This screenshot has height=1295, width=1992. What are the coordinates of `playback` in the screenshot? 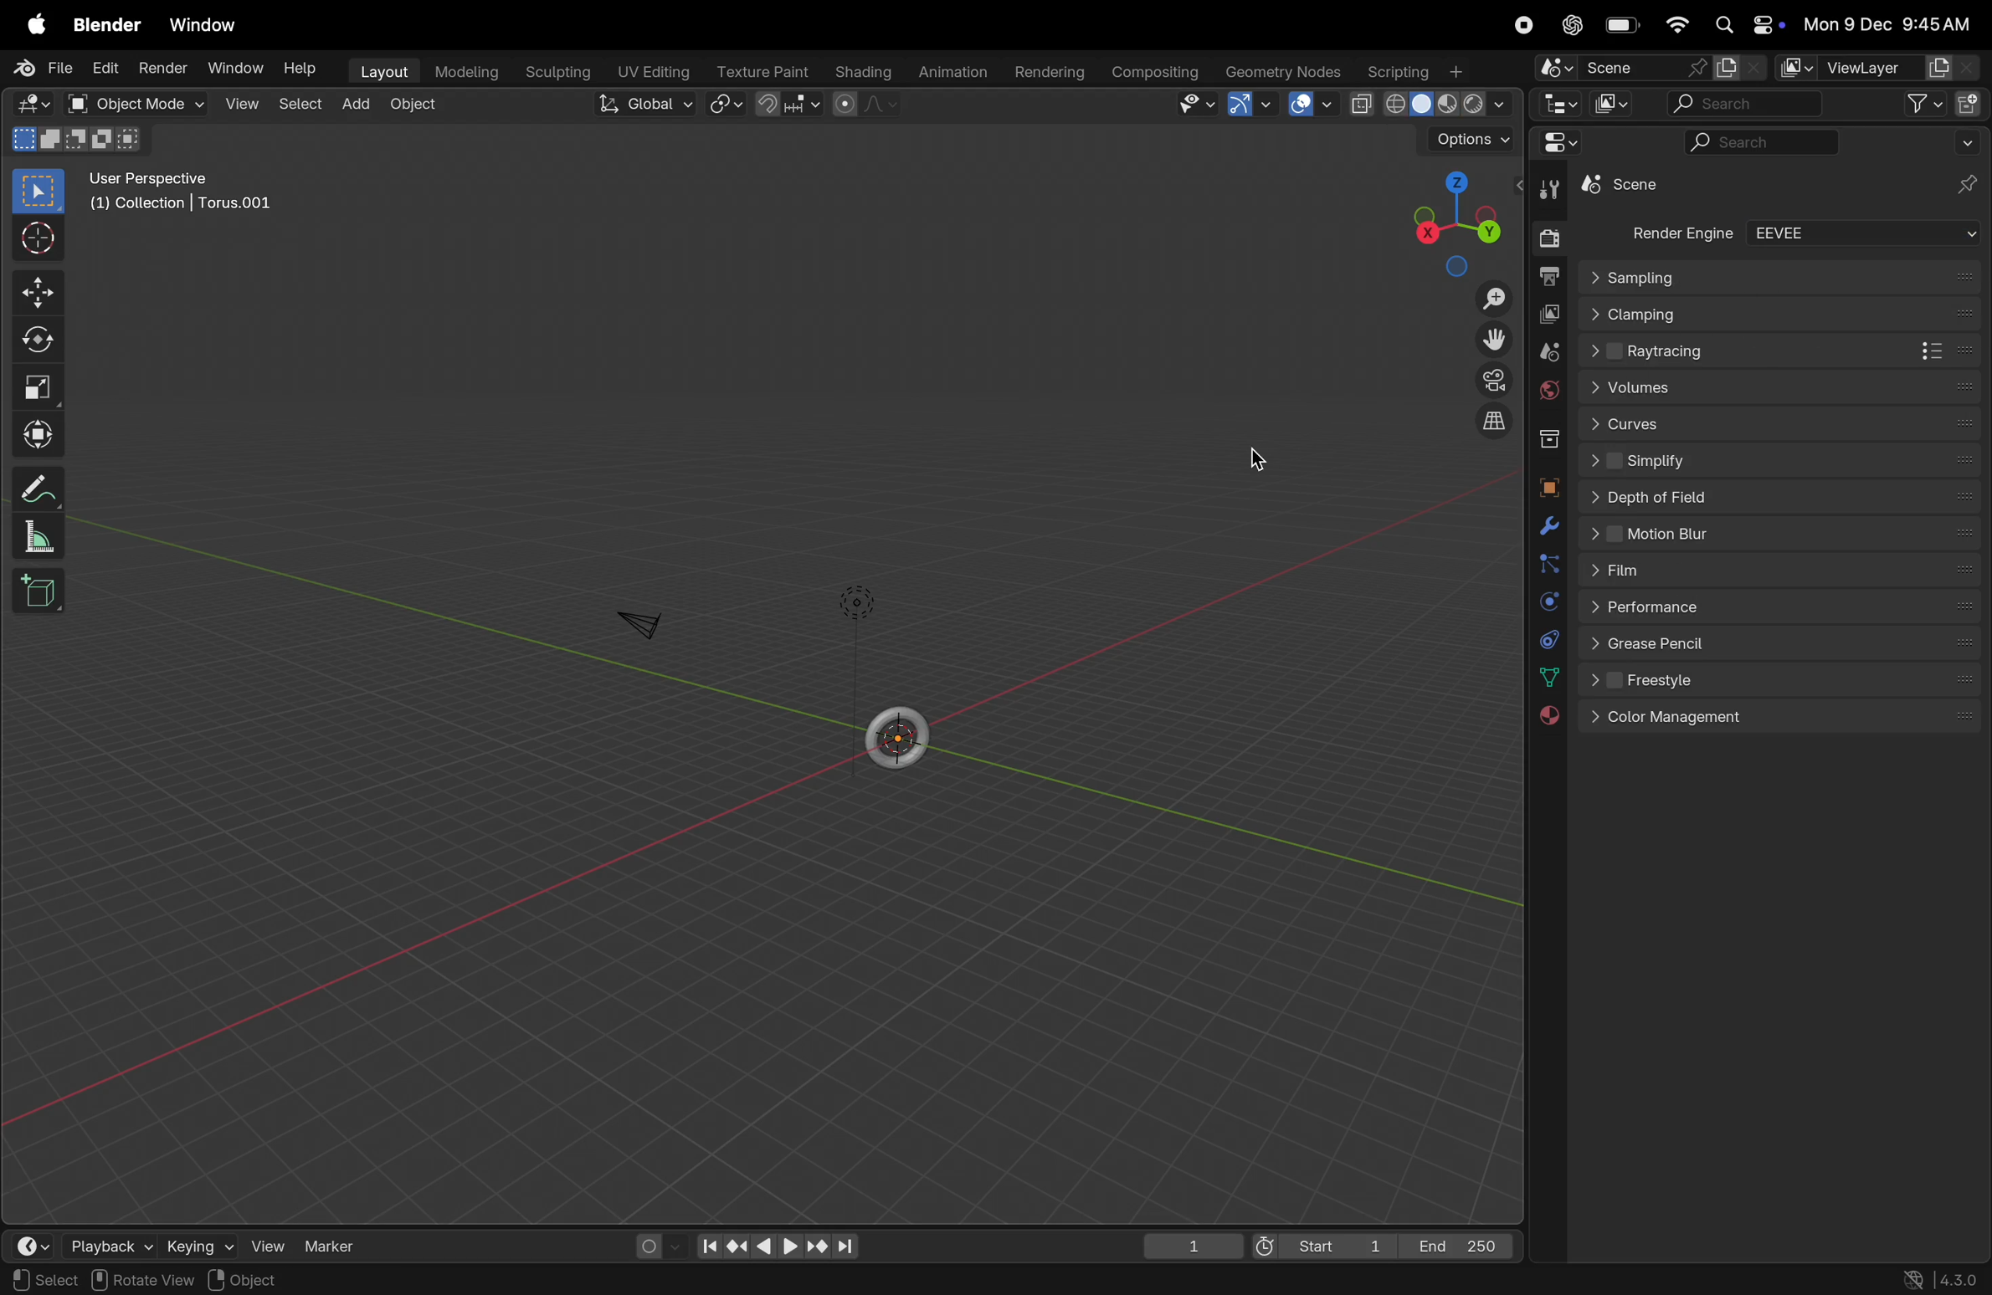 It's located at (105, 1247).